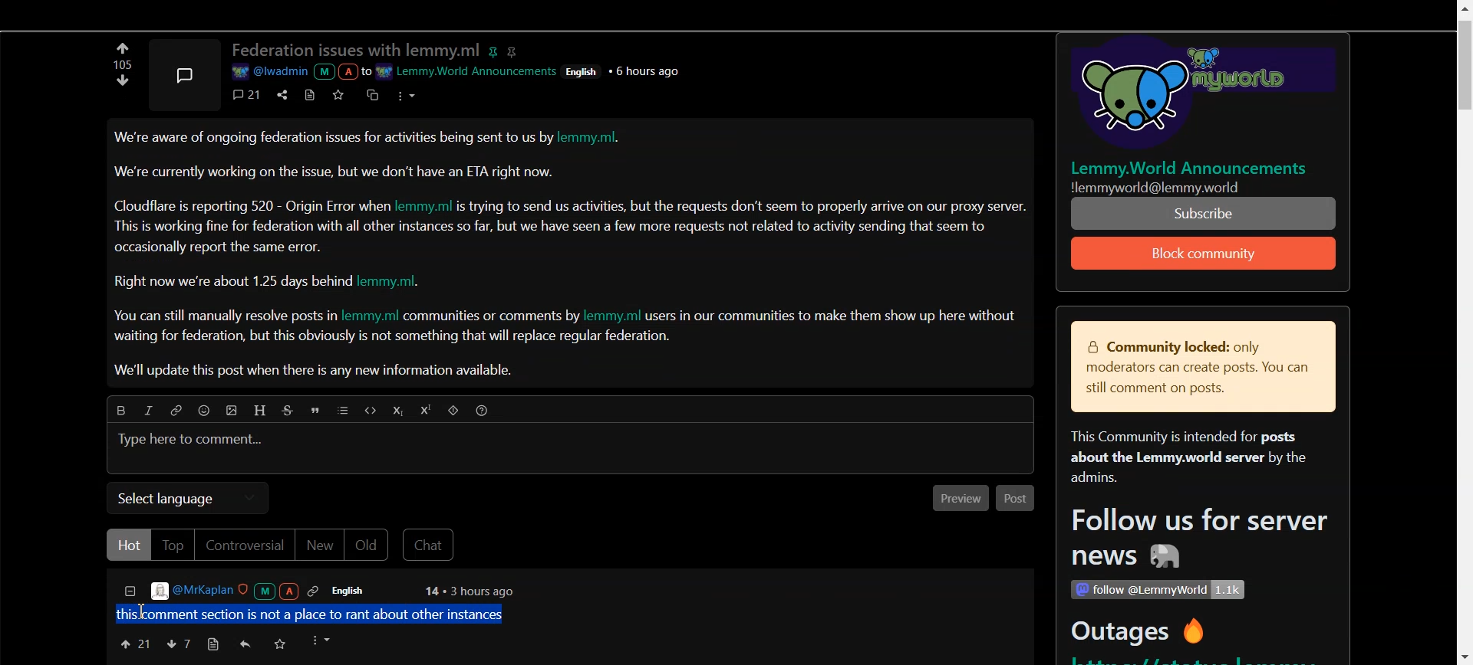 The image size is (1473, 665). I want to click on , so click(585, 70).